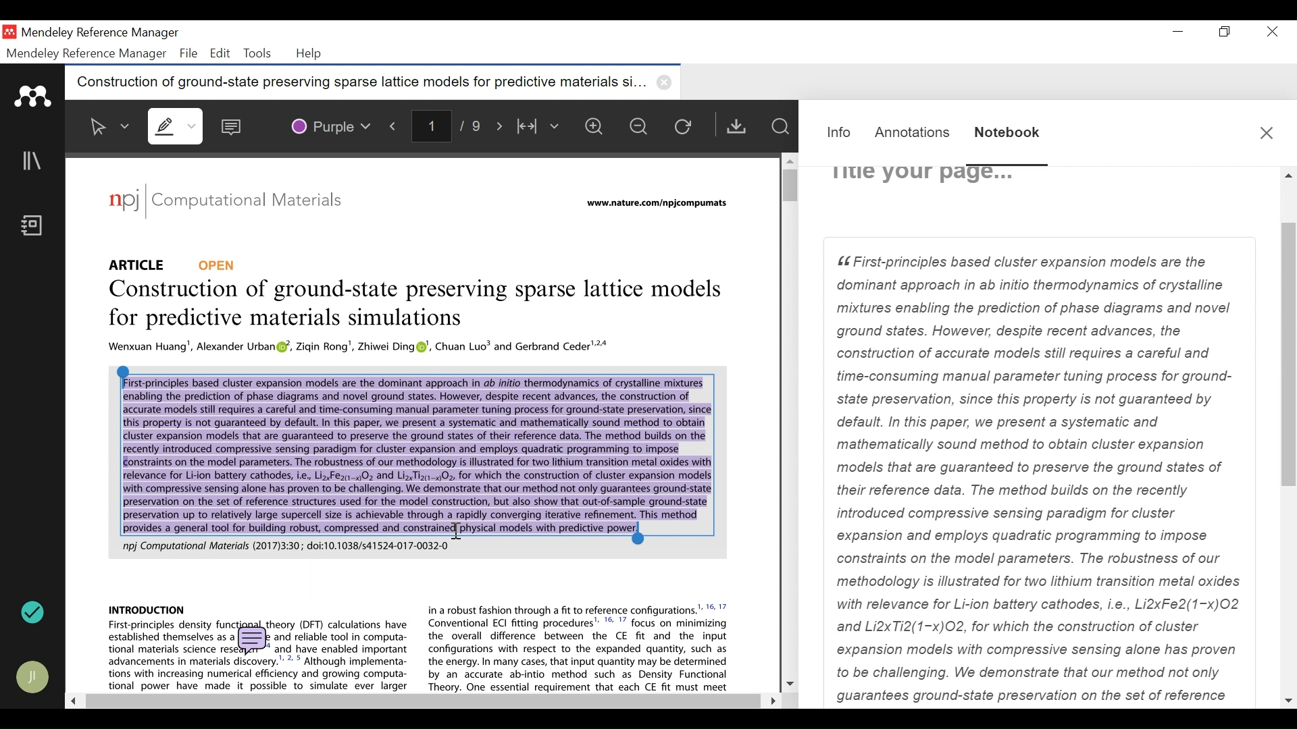 Image resolution: width=1297 pixels, height=729 pixels. What do you see at coordinates (87, 54) in the screenshot?
I see `Mendeley Reference Manager` at bounding box center [87, 54].